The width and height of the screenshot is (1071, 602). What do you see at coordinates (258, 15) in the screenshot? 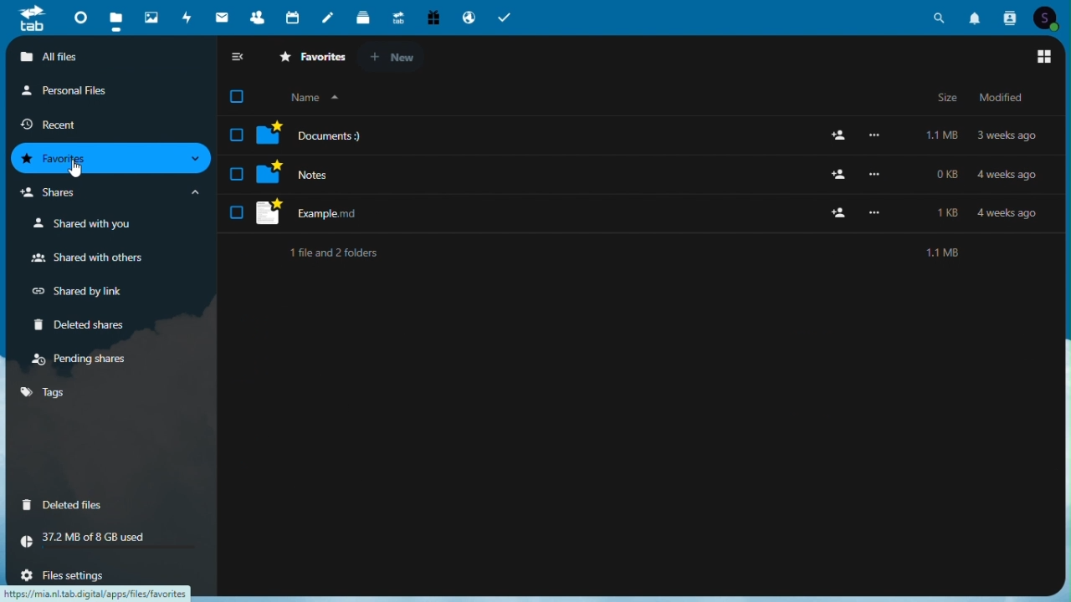
I see `Contacts` at bounding box center [258, 15].